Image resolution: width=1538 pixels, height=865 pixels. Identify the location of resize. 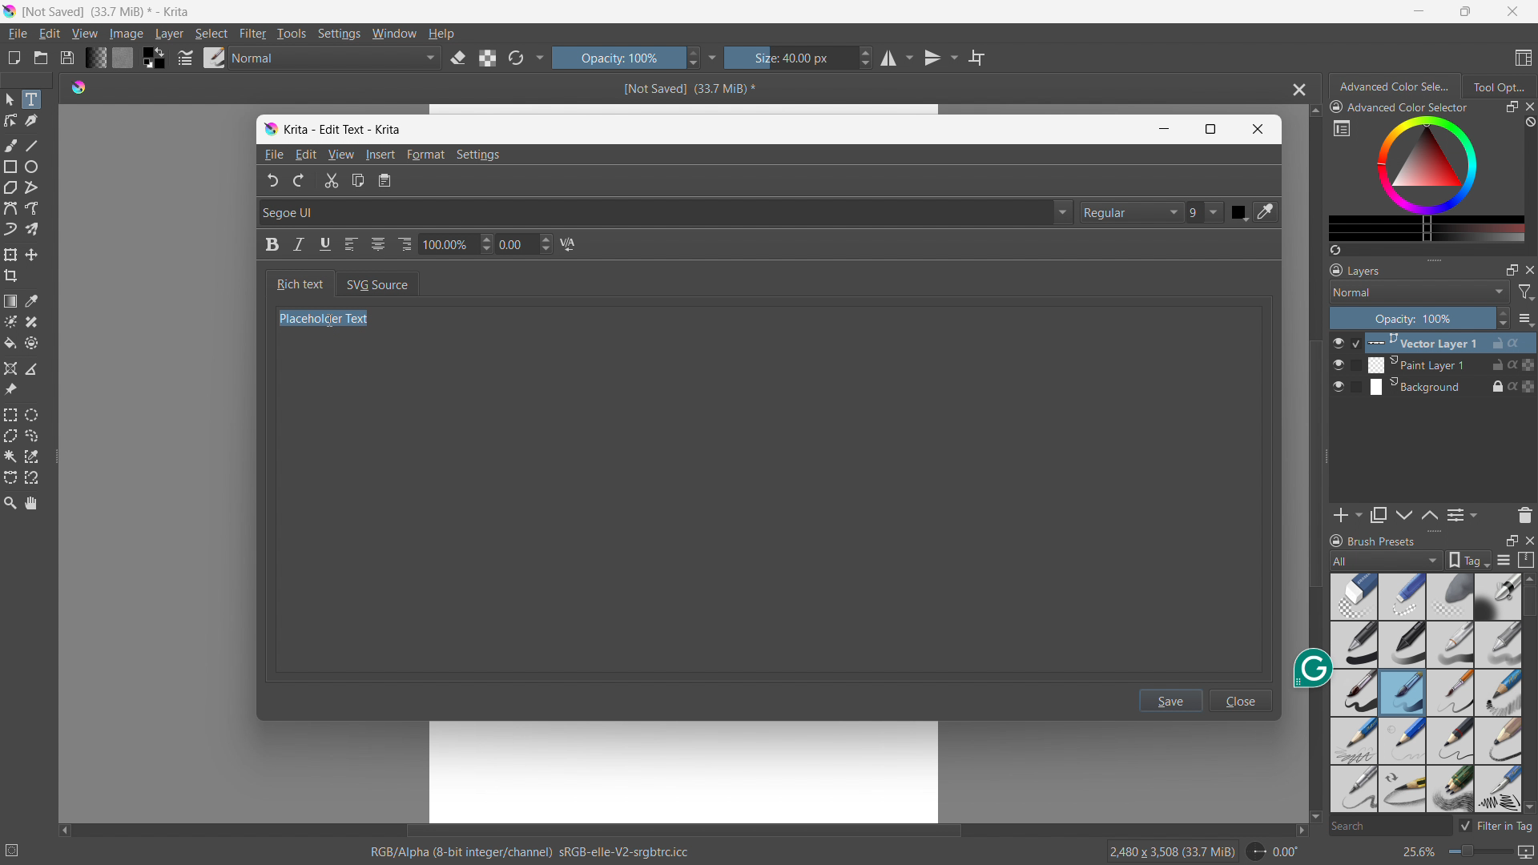
(1434, 258).